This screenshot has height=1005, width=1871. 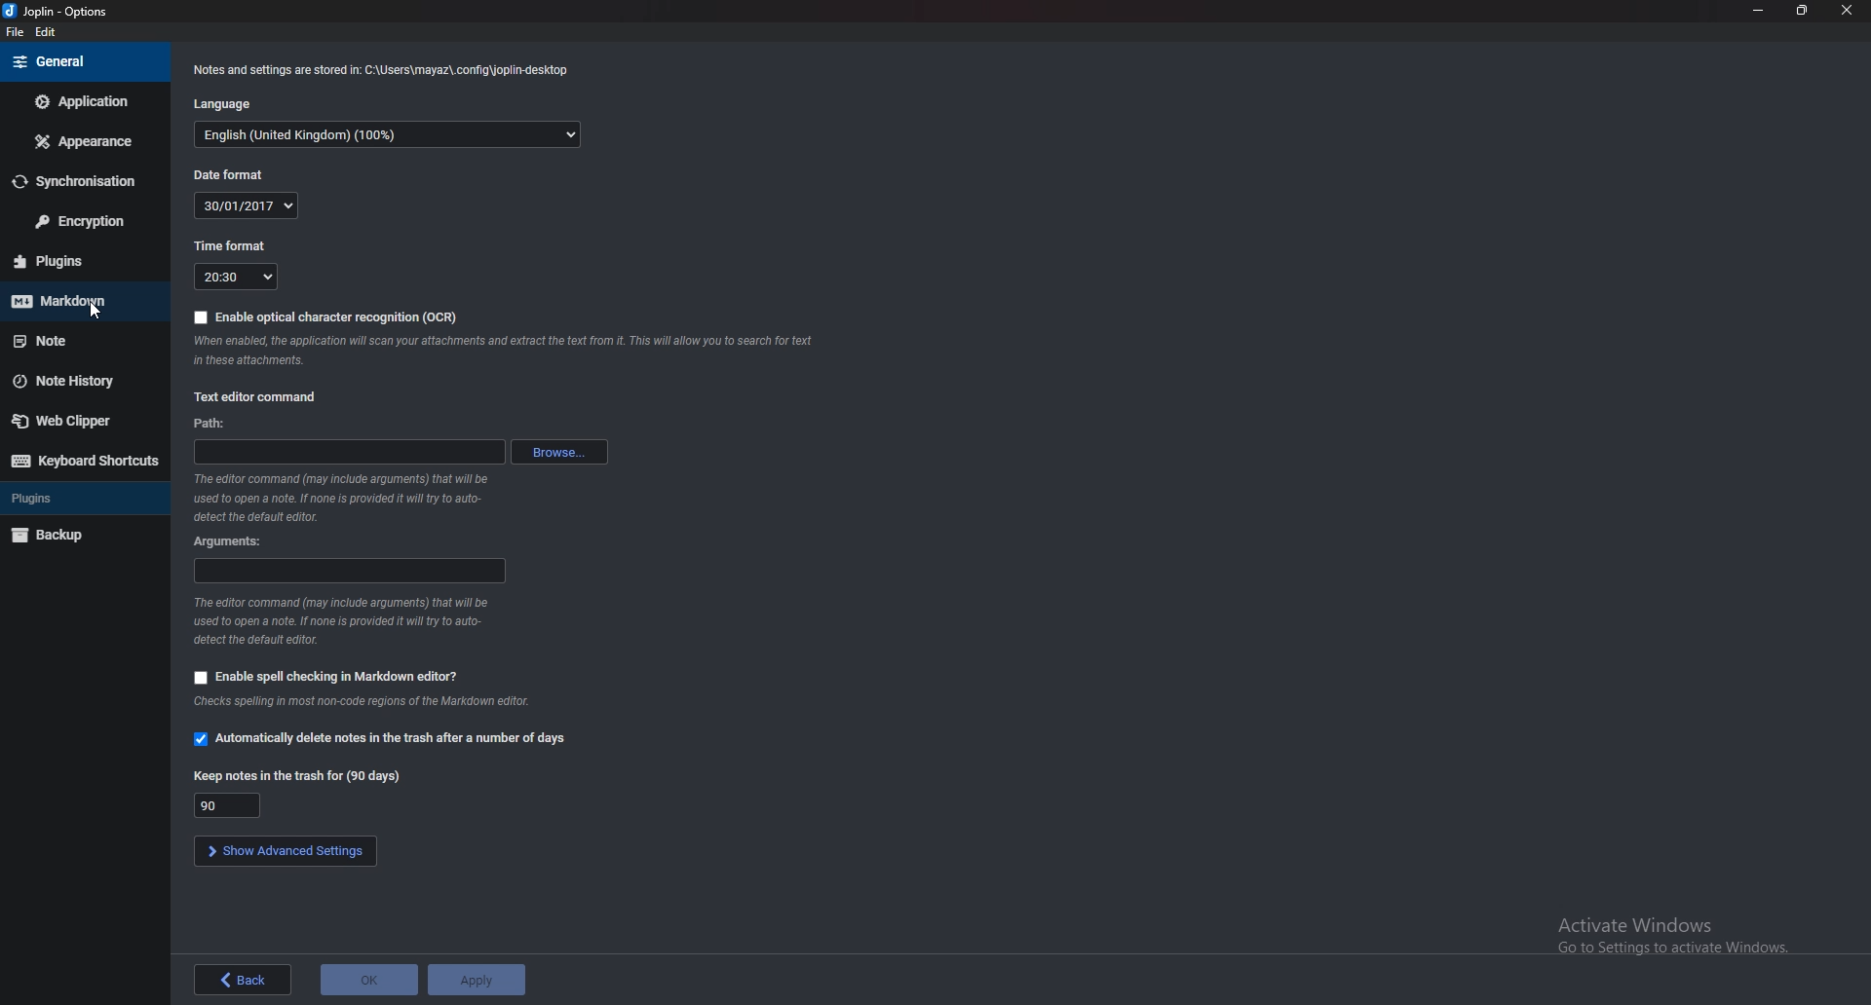 I want to click on Keyboard shortcuts, so click(x=87, y=459).